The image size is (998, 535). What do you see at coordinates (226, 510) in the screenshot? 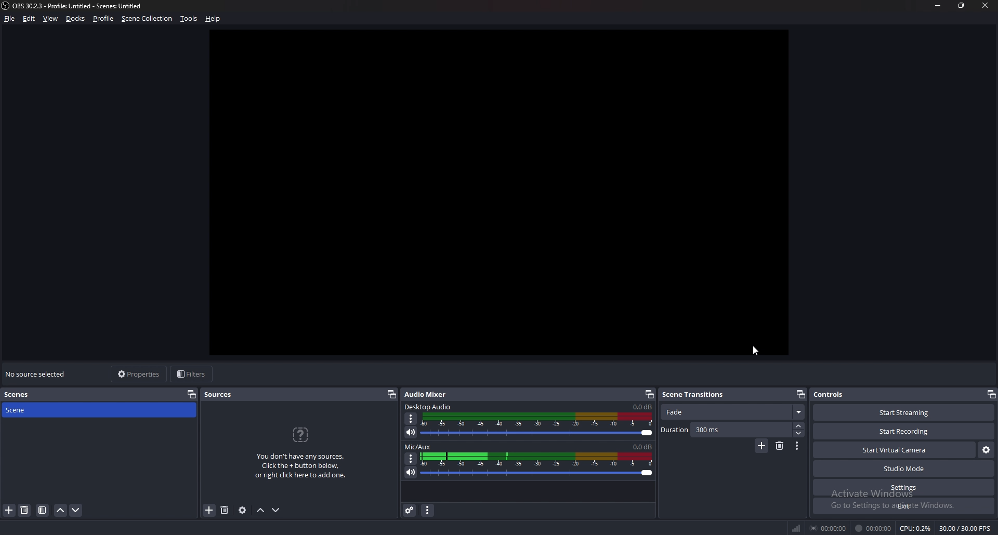
I see `delete source` at bounding box center [226, 510].